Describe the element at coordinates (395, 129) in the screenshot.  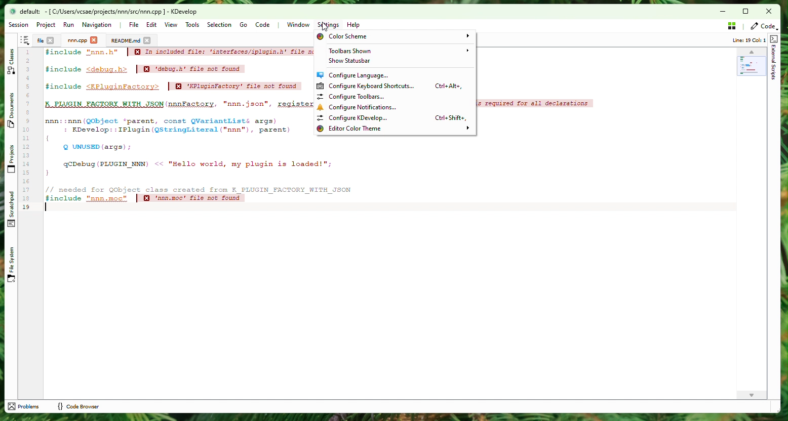
I see `Editor color theme` at that location.